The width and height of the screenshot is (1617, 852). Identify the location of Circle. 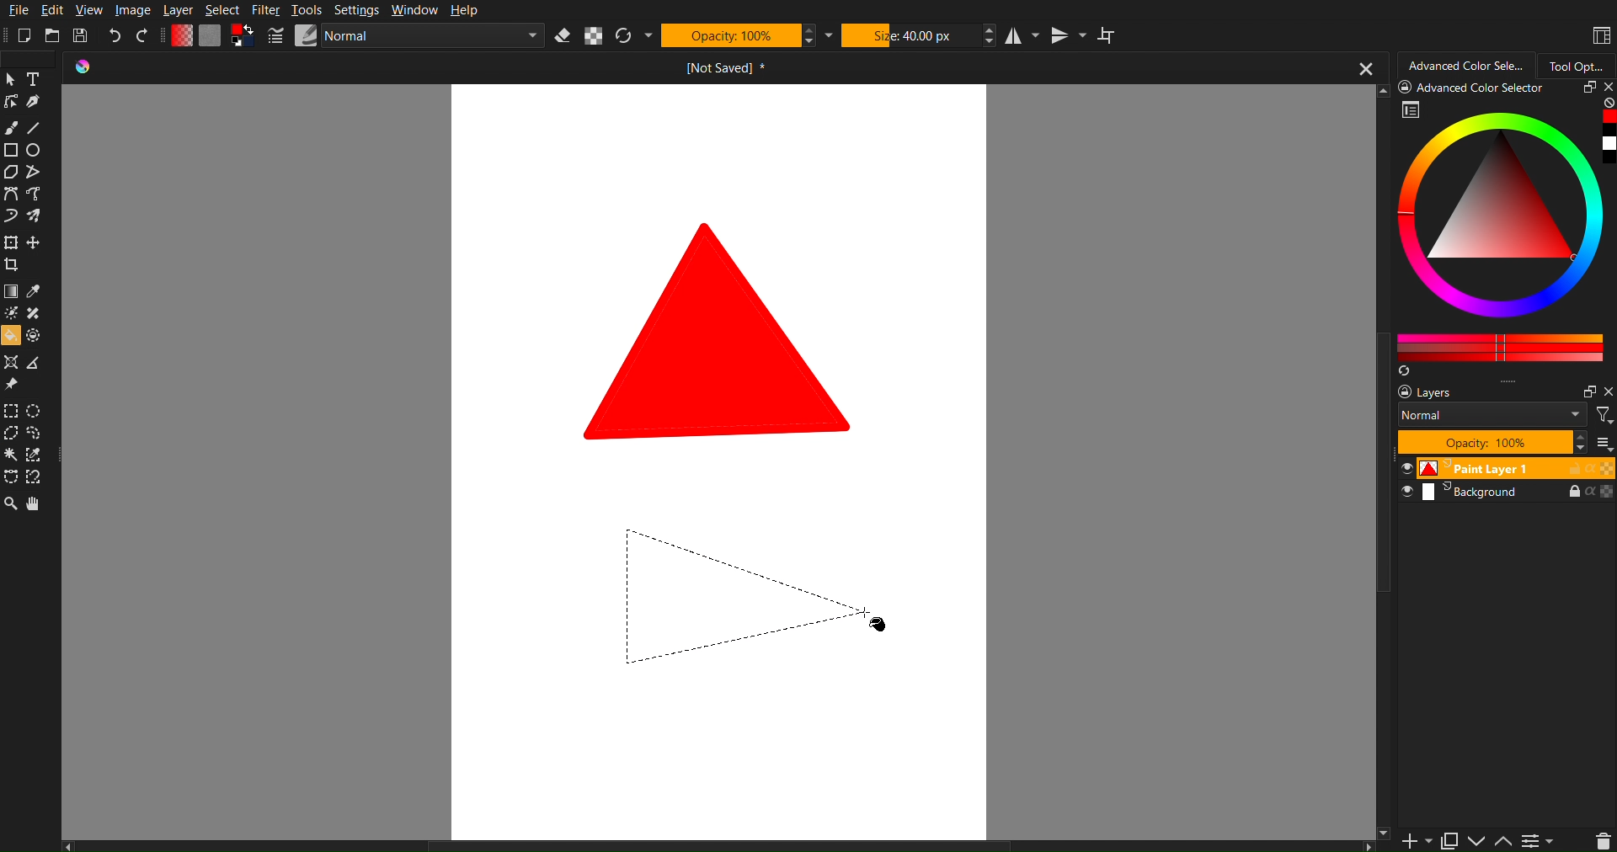
(35, 151).